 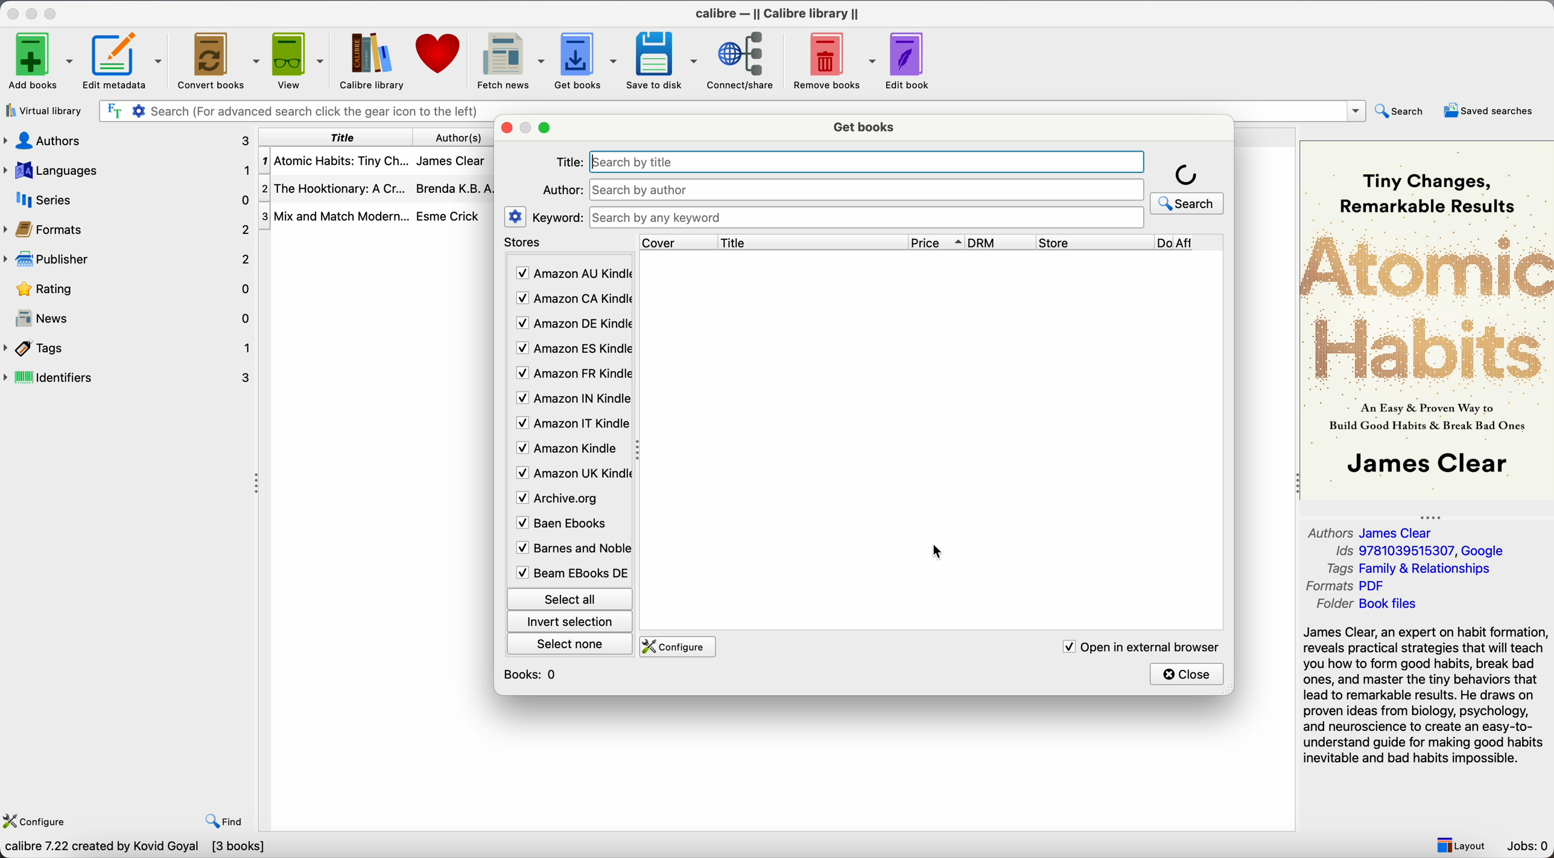 I want to click on Jobs: 0, so click(x=1530, y=848).